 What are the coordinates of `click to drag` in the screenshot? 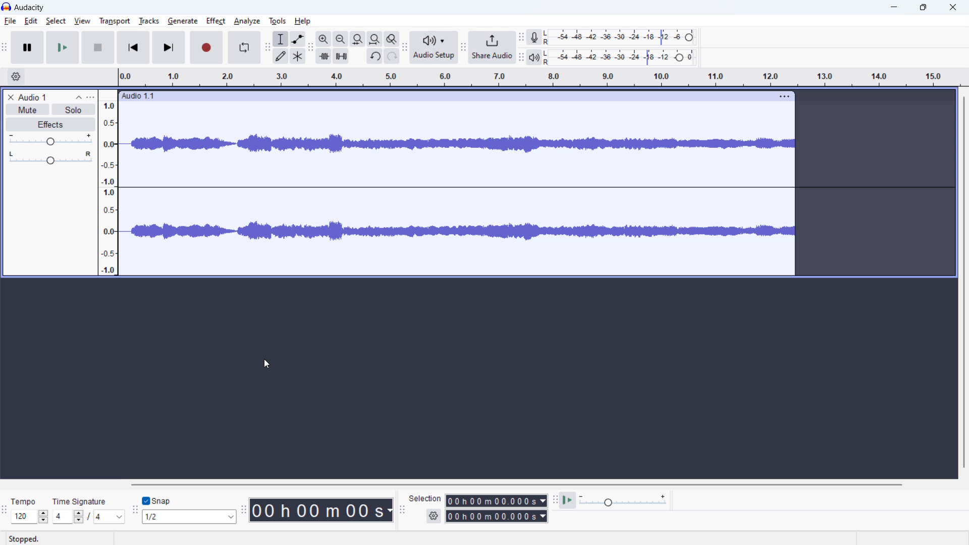 It's located at (446, 95).